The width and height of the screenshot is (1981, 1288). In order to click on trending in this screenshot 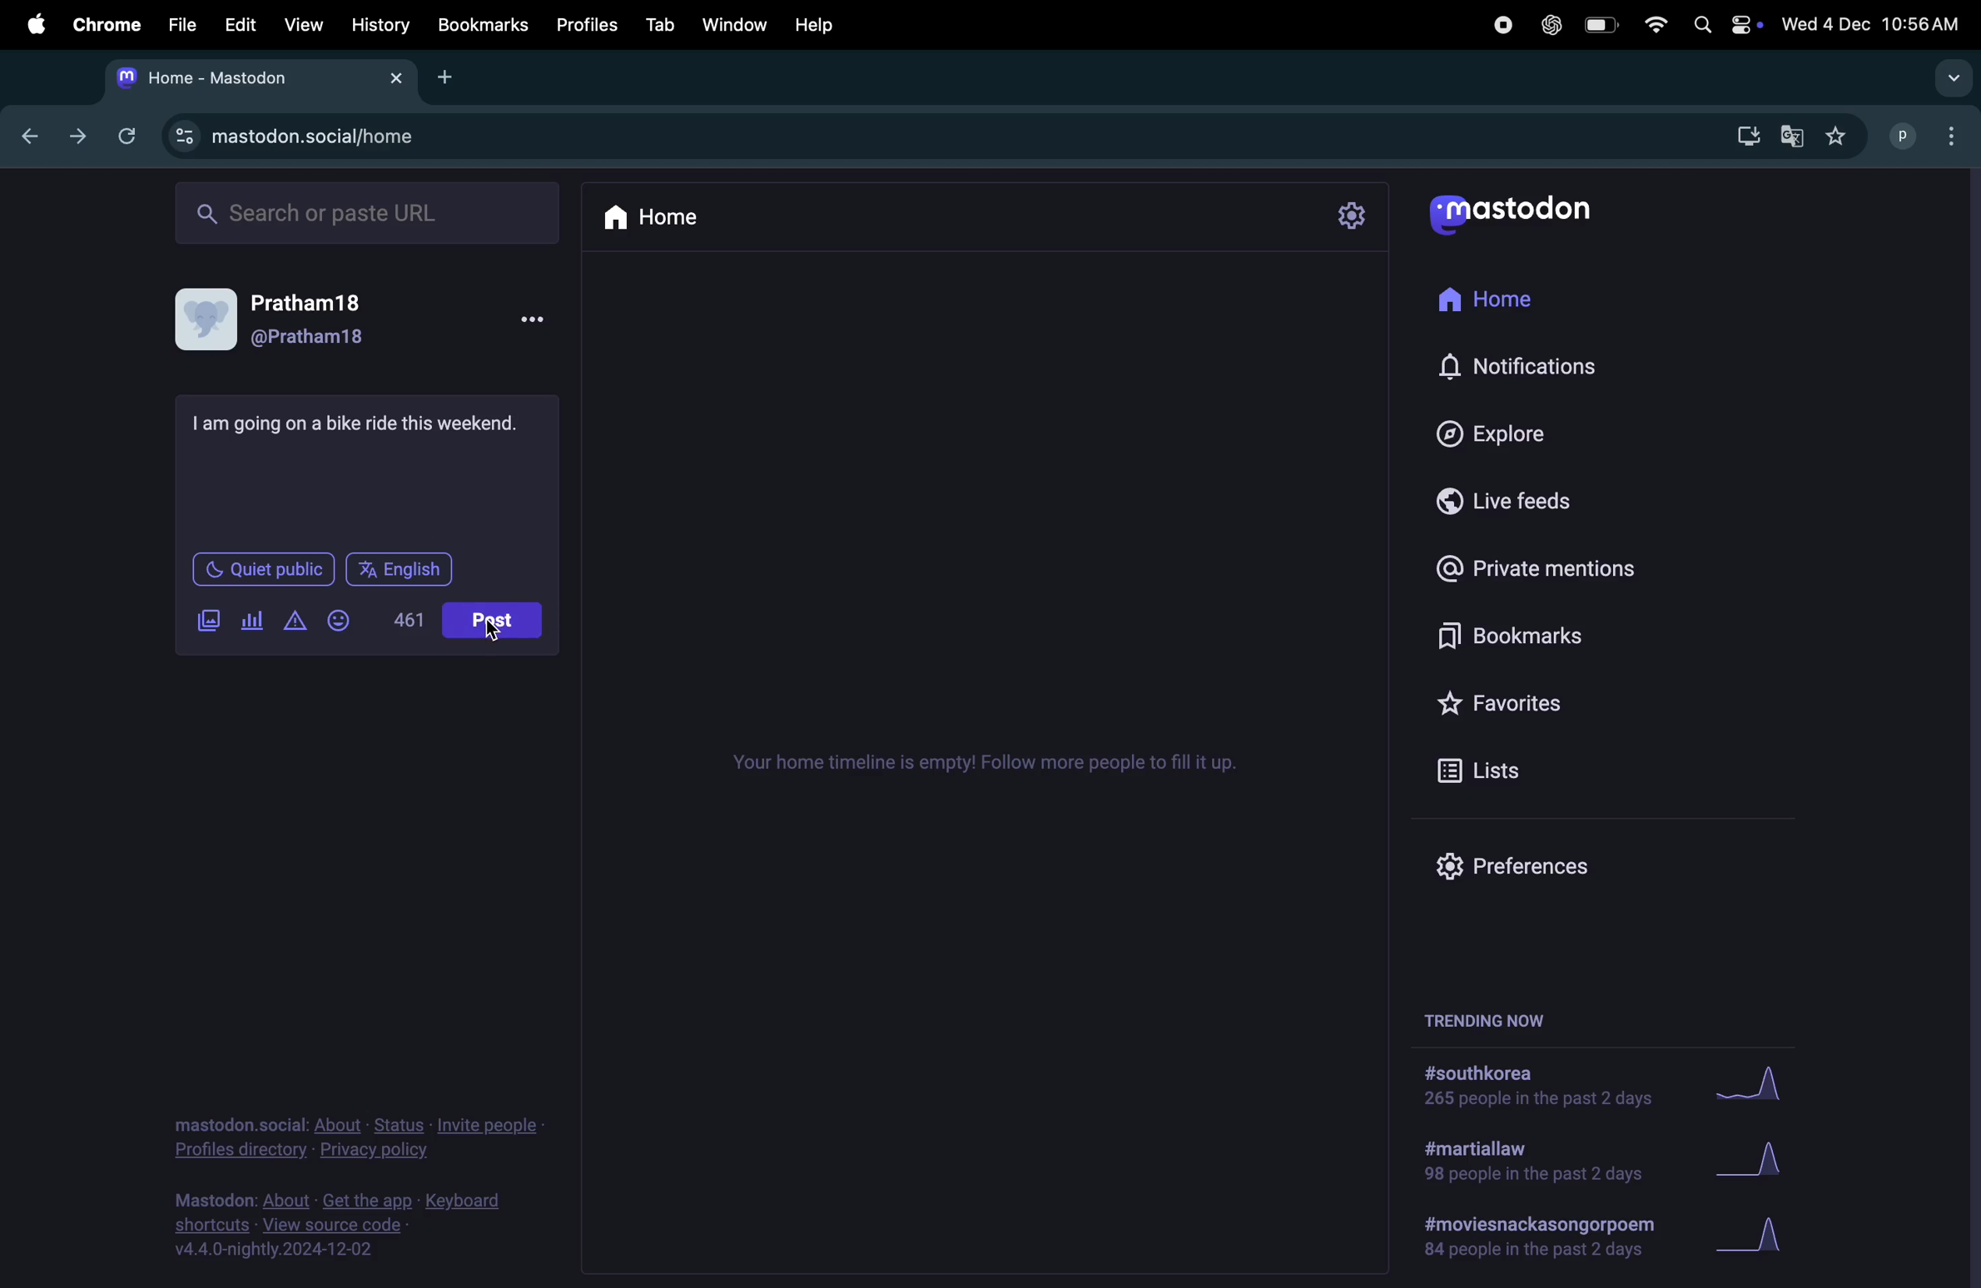, I will do `click(1539, 1235)`.